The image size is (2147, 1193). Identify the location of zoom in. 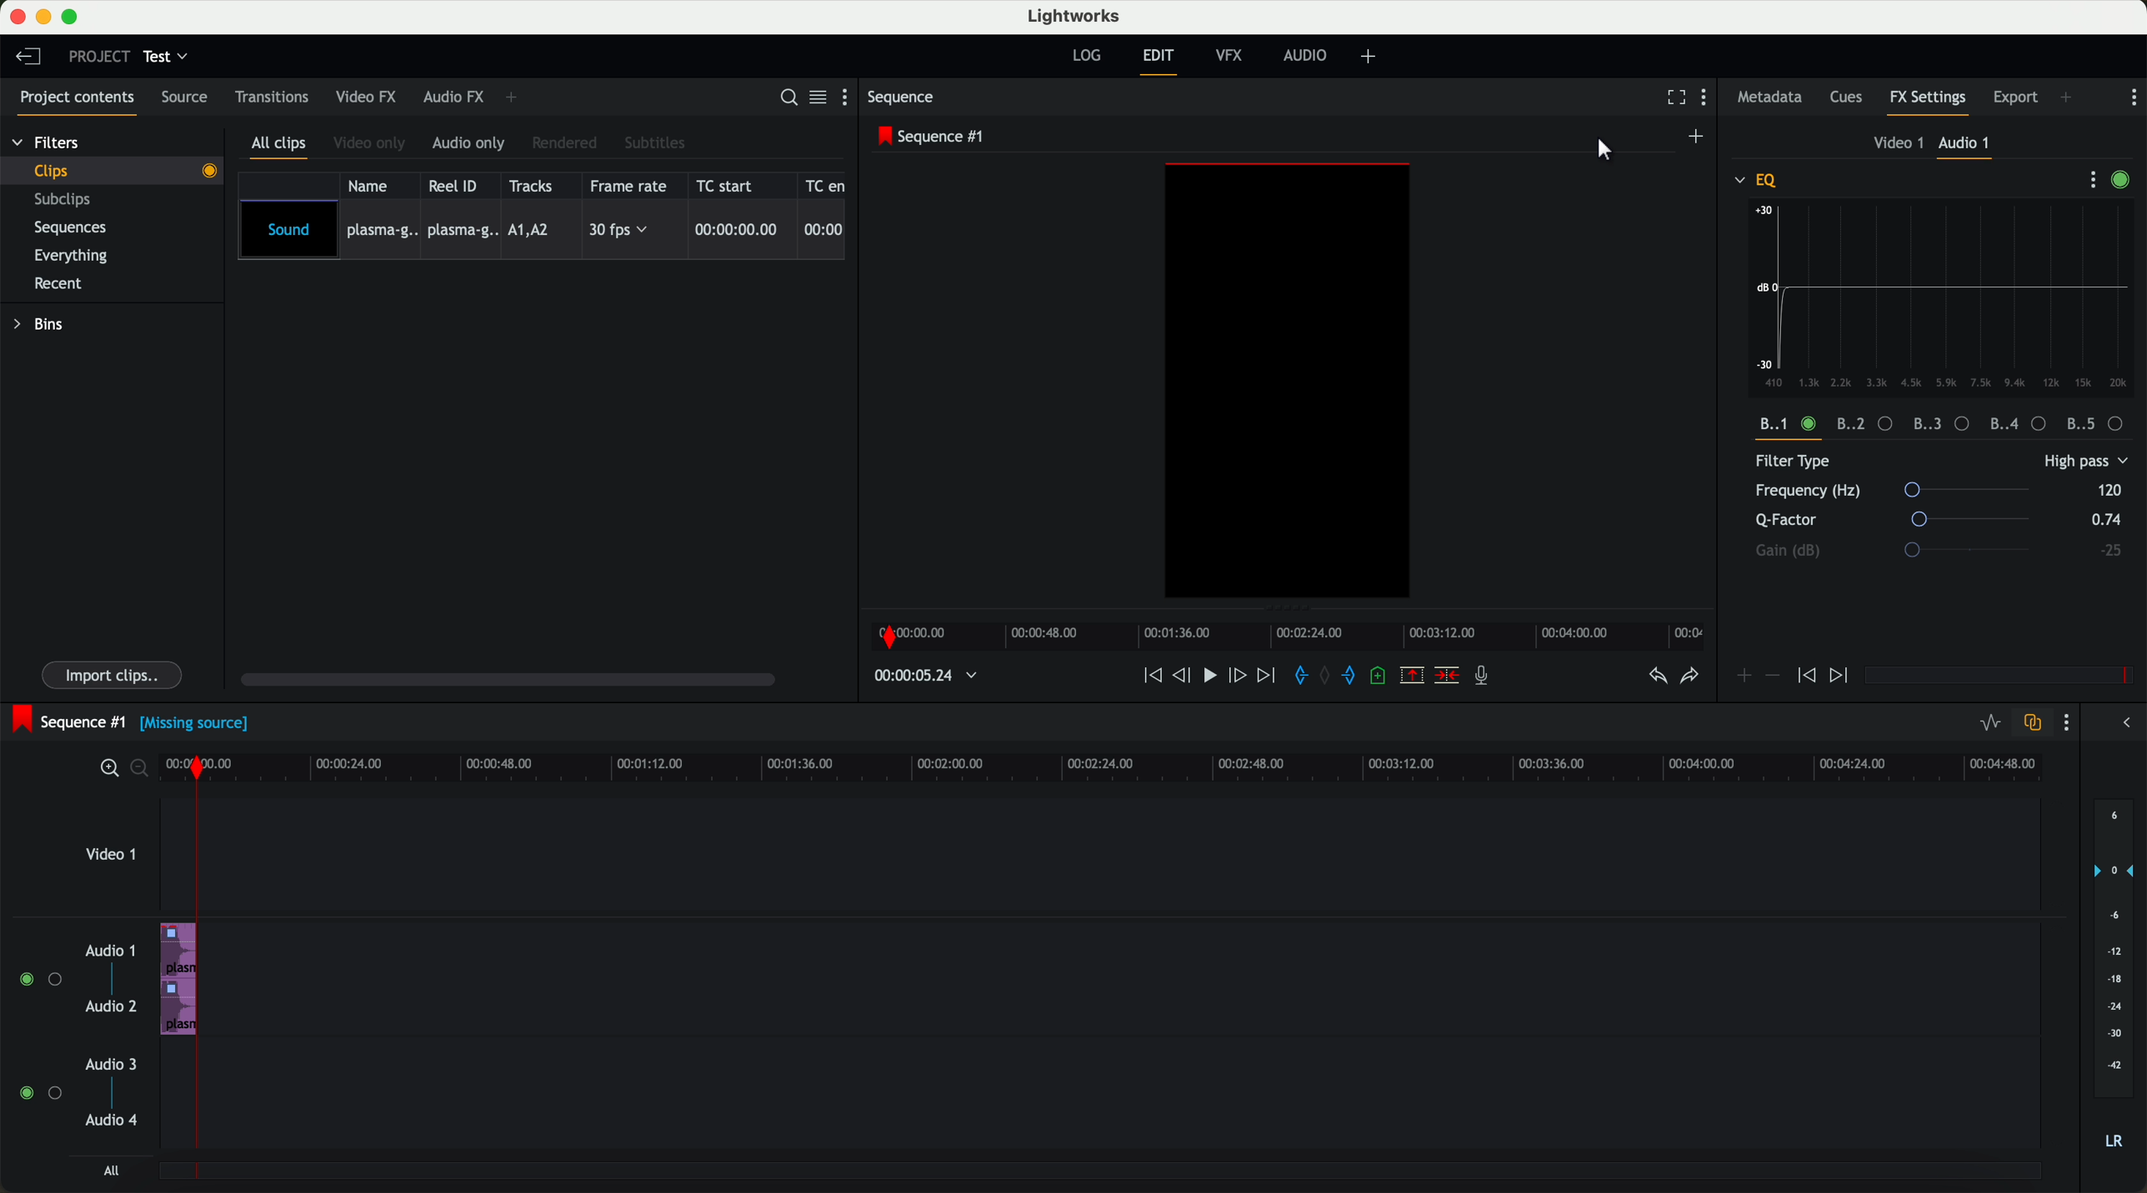
(108, 769).